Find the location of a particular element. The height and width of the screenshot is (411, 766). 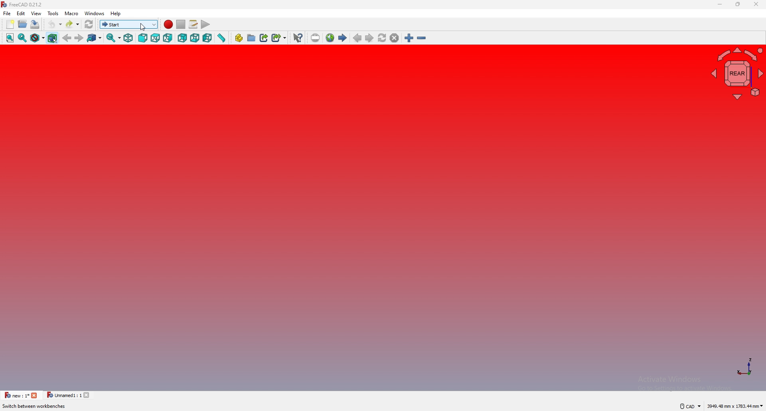

back is located at coordinates (67, 38).